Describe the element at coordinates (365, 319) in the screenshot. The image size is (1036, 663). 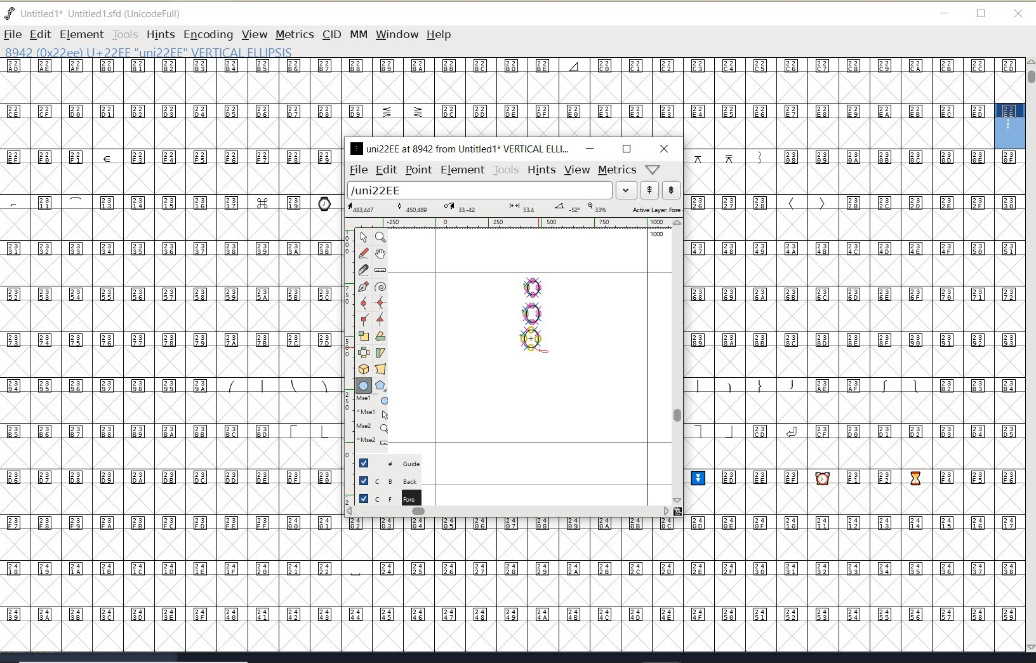
I see `add a corner point` at that location.